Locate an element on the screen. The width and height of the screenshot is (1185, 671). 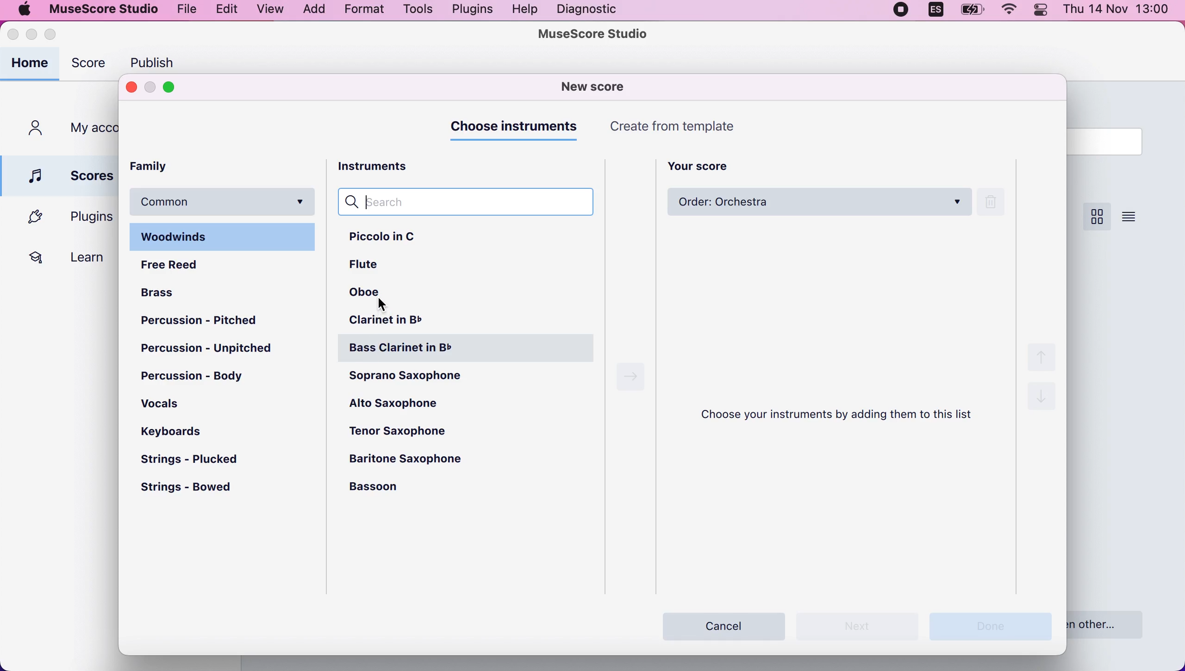
minimize is located at coordinates (150, 87).